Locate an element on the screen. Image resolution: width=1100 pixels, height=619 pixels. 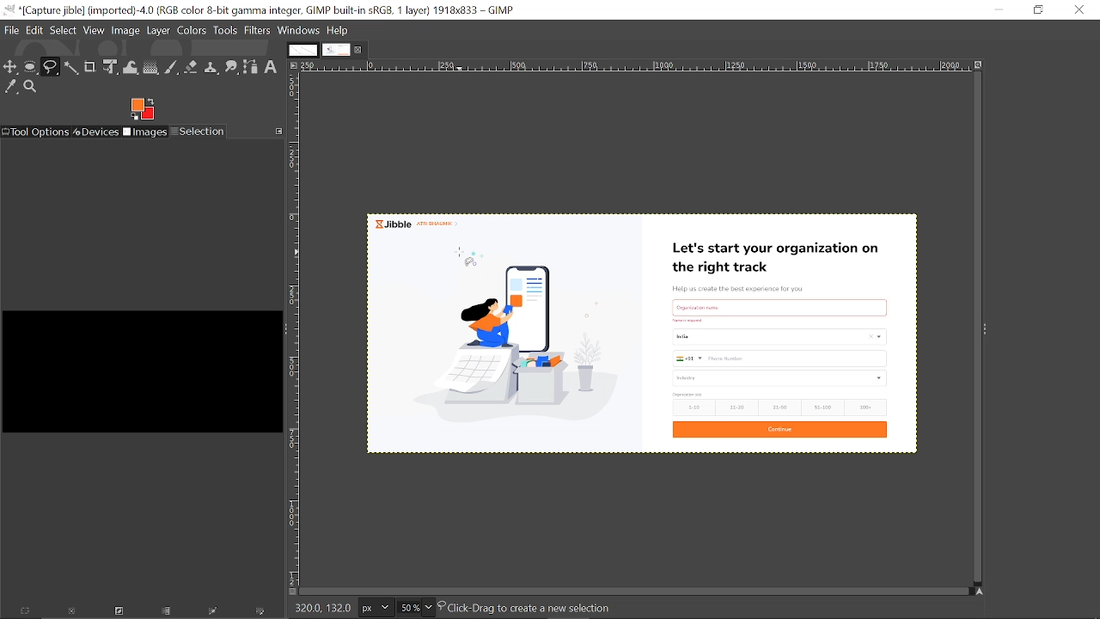
unified transform tool is located at coordinates (112, 68).